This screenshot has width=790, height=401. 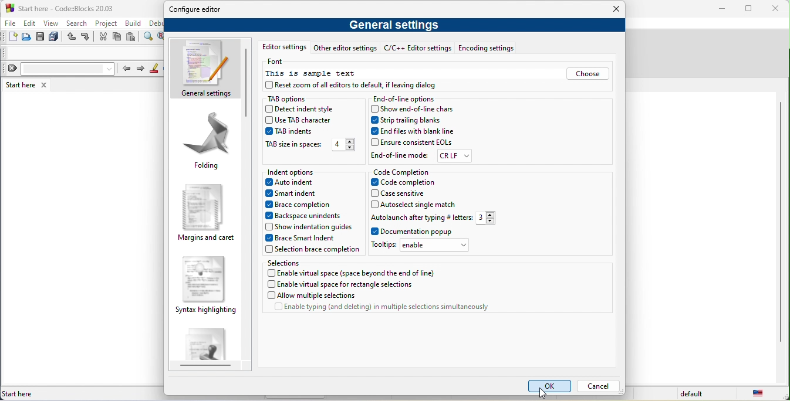 I want to click on font, so click(x=278, y=63).